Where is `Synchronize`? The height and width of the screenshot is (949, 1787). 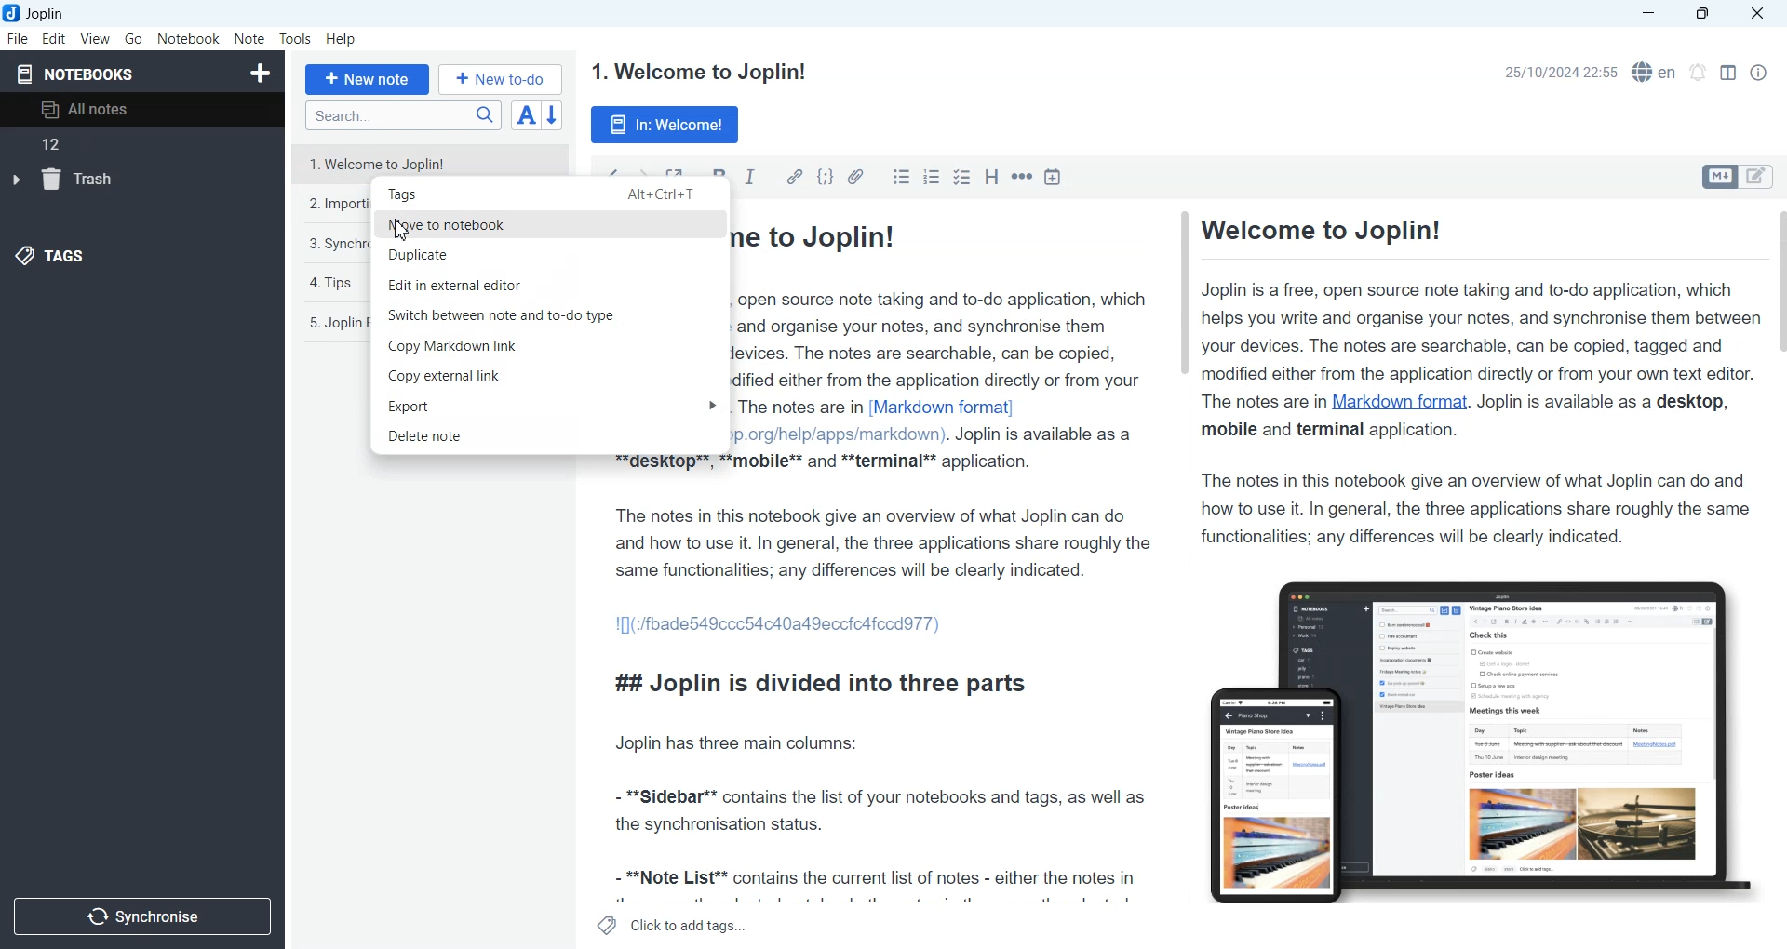
Synchronize is located at coordinates (141, 915).